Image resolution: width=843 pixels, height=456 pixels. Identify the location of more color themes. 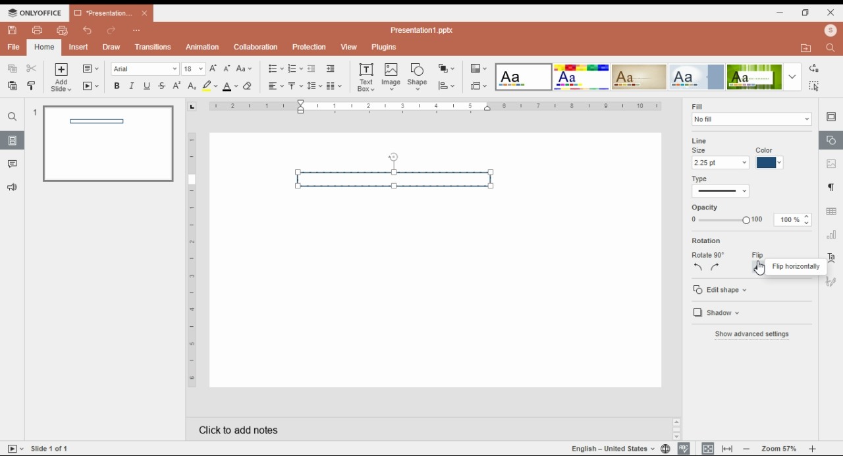
(792, 76).